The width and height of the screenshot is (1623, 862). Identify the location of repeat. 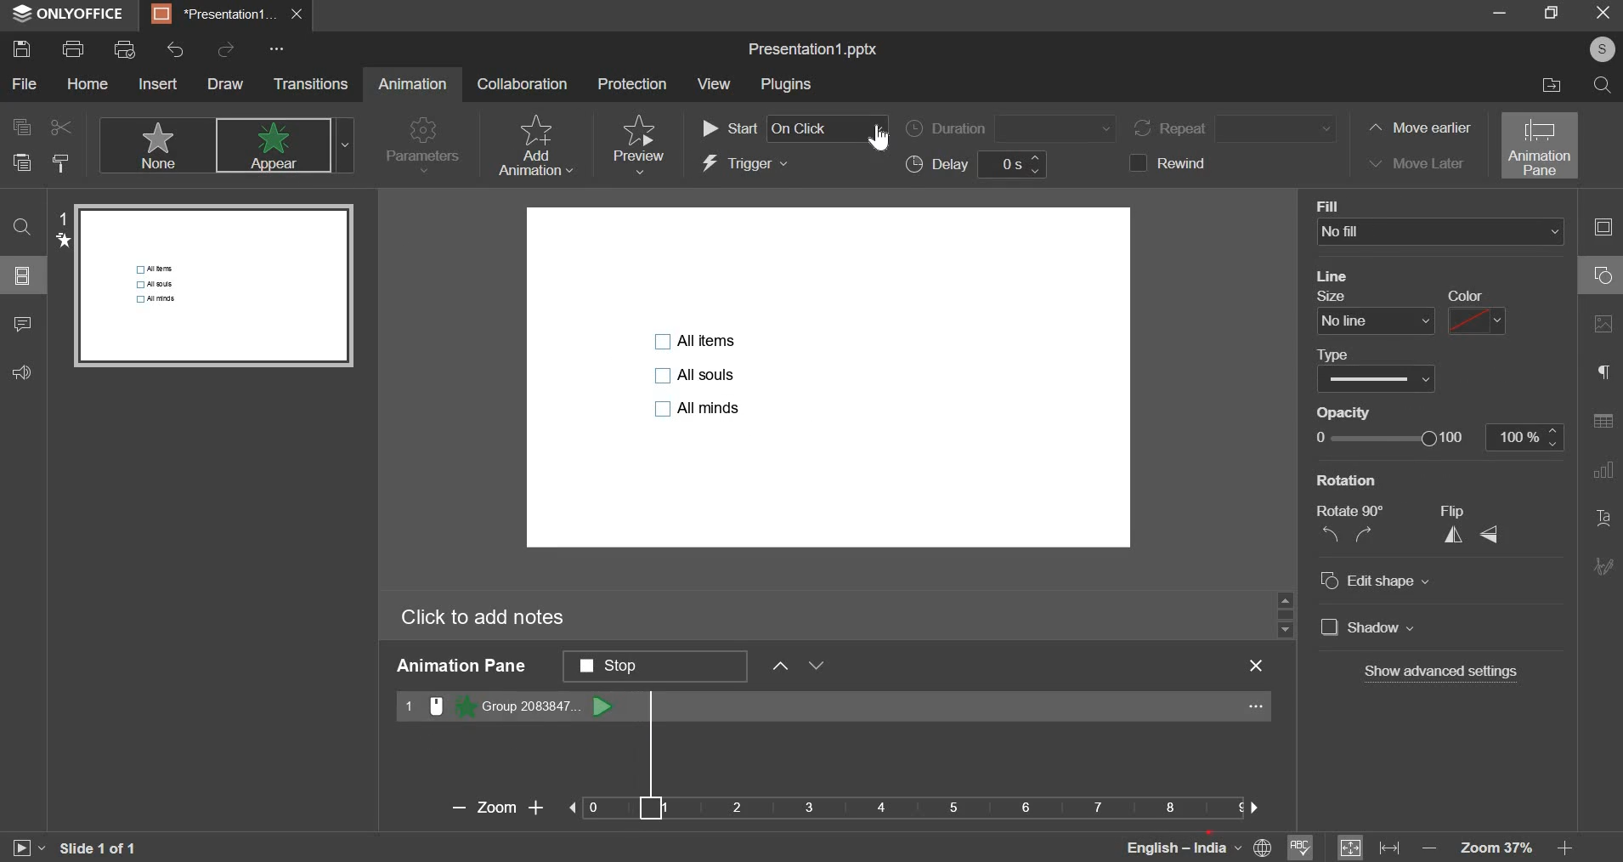
(1238, 128).